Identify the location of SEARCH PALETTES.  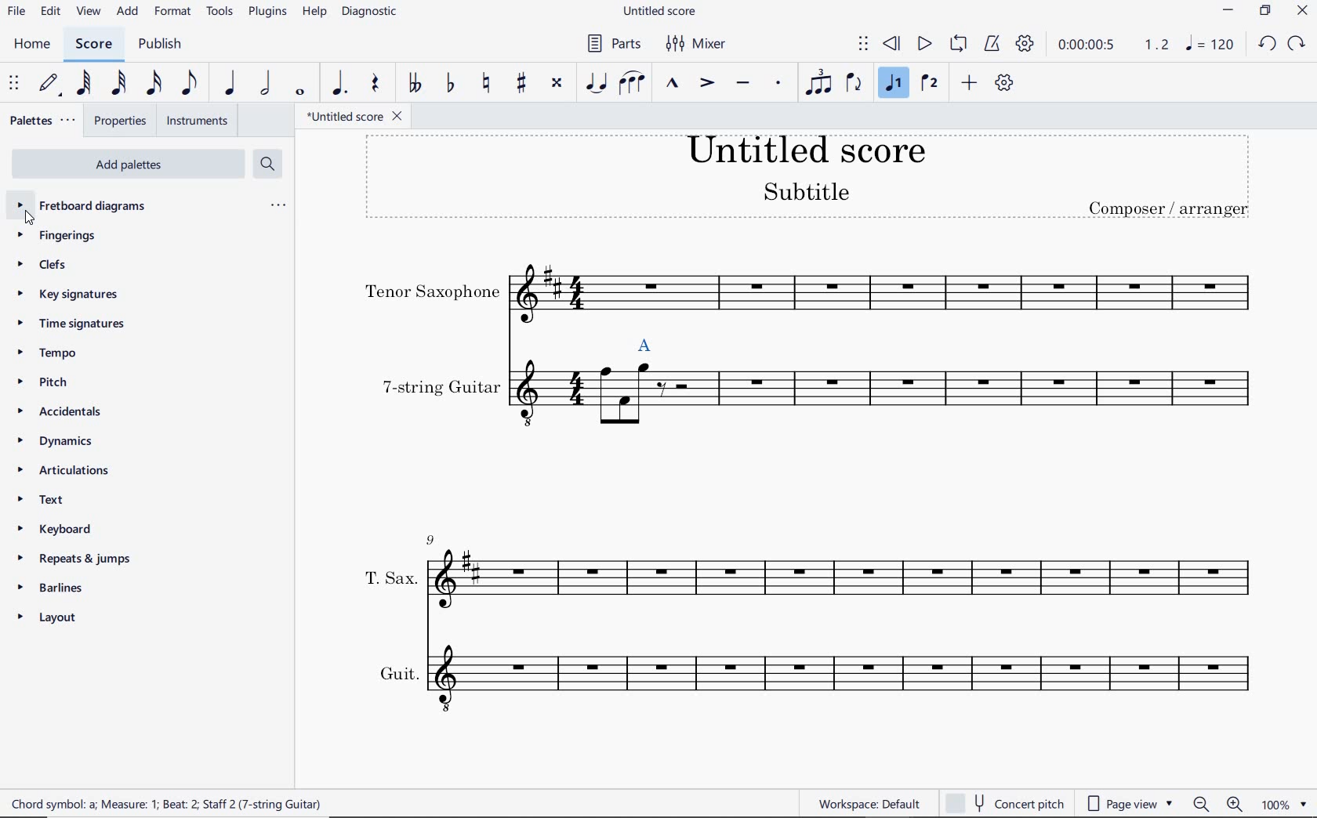
(267, 165).